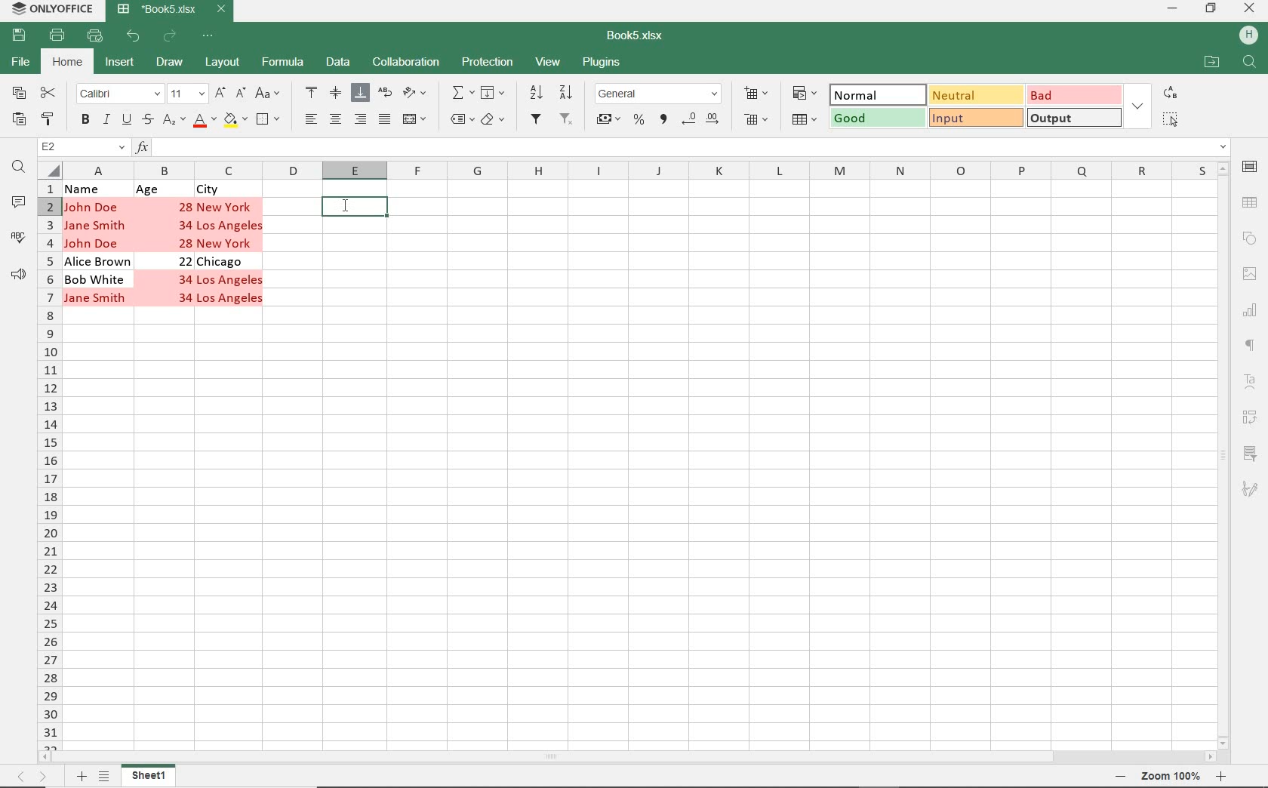 The width and height of the screenshot is (1268, 788). I want to click on Jane Smith, so click(94, 300).